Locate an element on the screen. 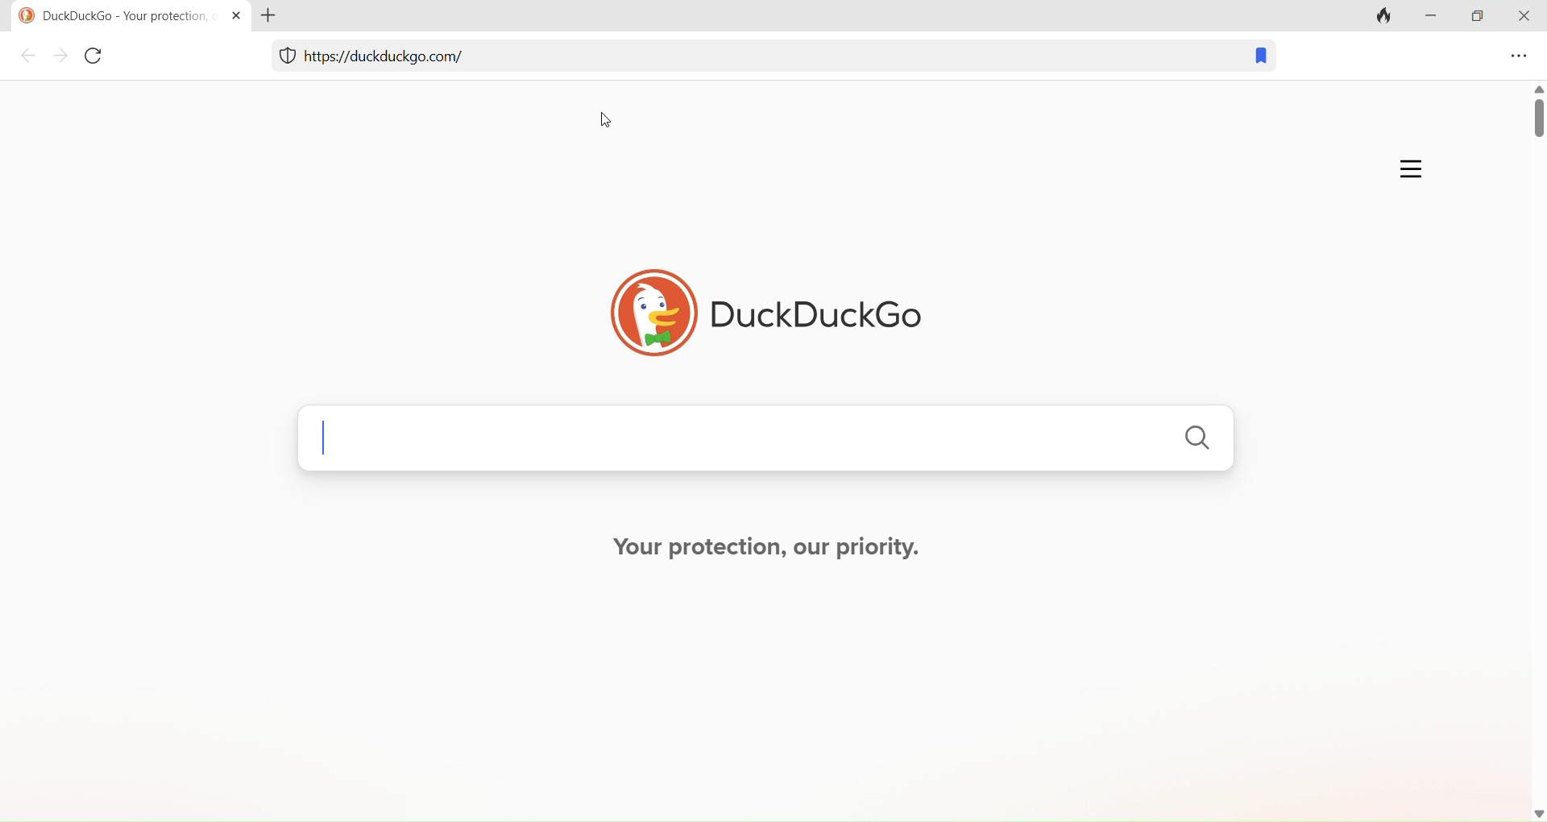 The image size is (1547, 822). menu is located at coordinates (1516, 58).